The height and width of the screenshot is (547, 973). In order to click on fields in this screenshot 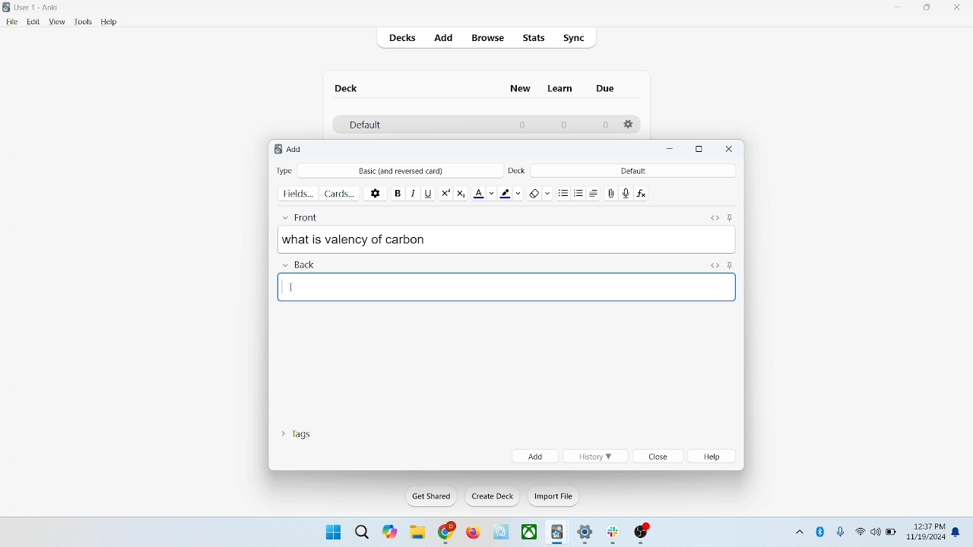, I will do `click(298, 192)`.